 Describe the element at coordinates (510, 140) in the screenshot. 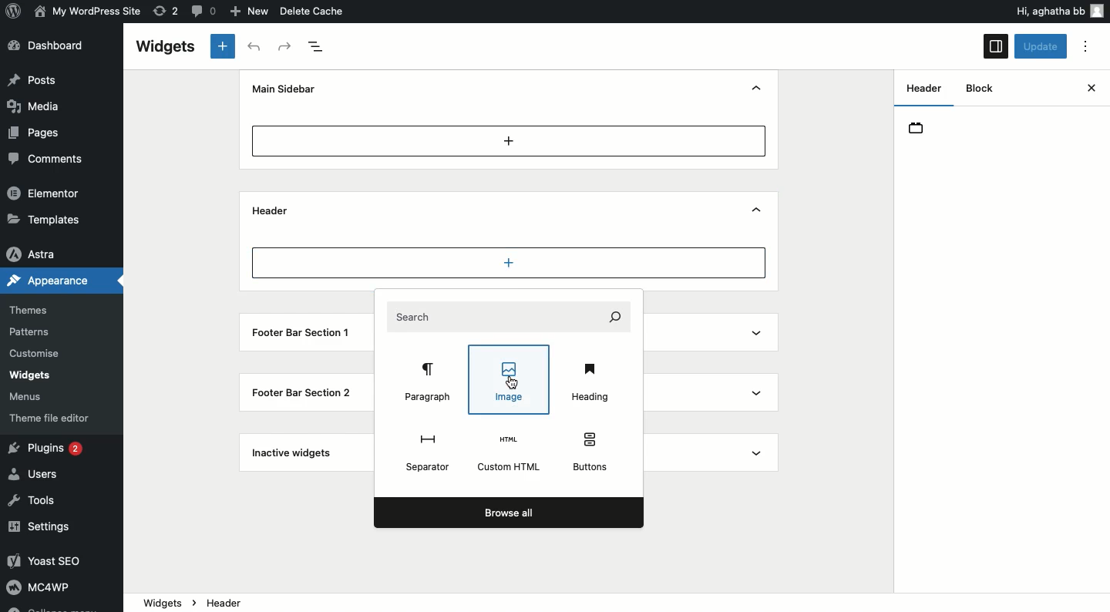

I see `Add` at that location.